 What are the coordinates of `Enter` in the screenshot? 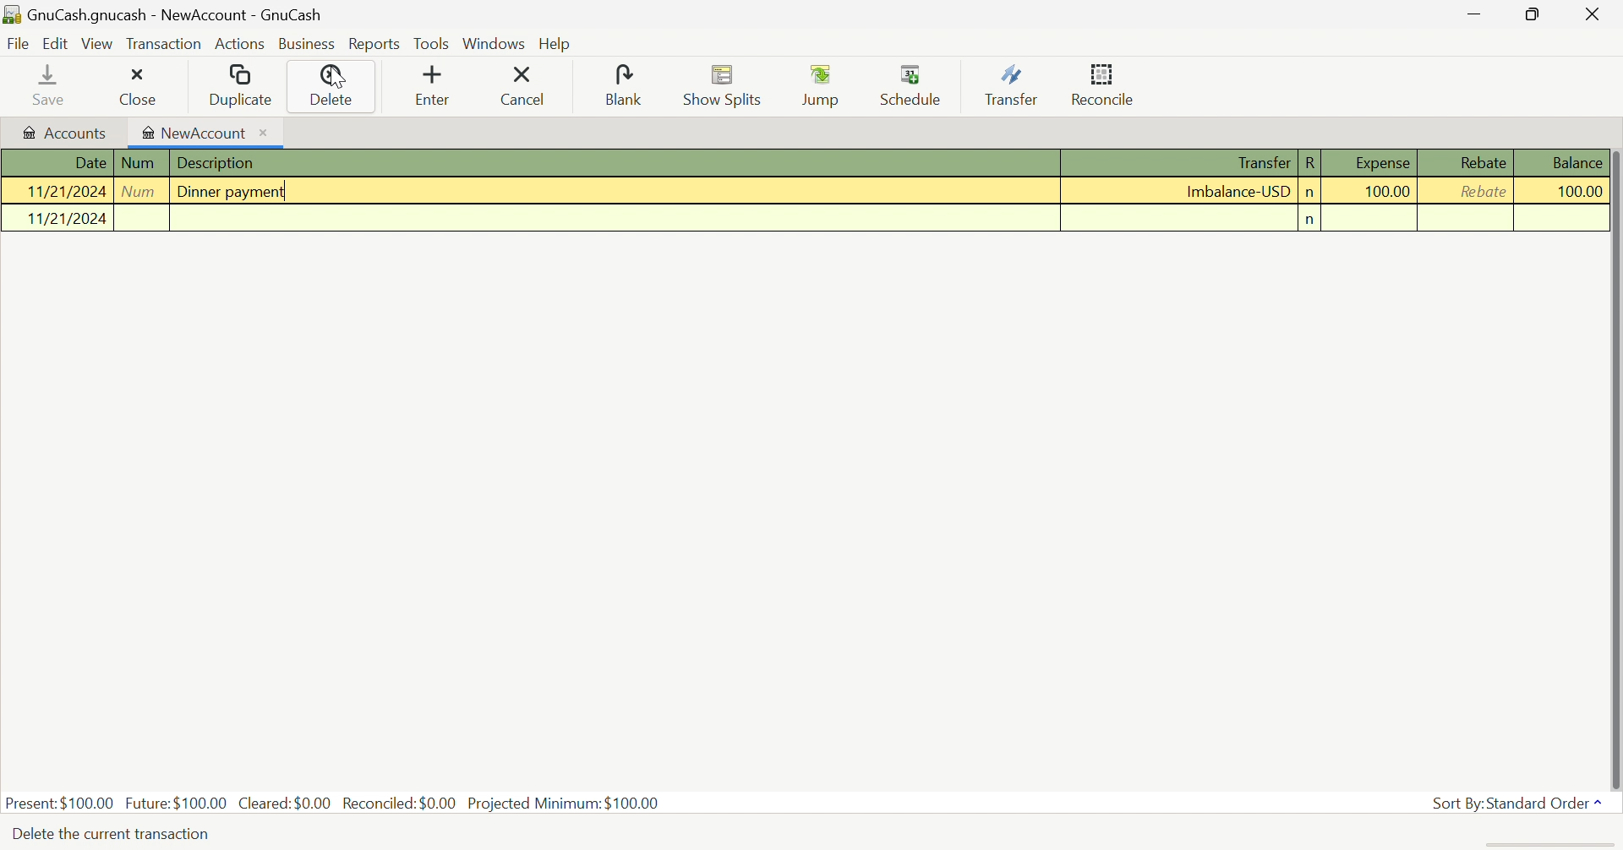 It's located at (442, 87).